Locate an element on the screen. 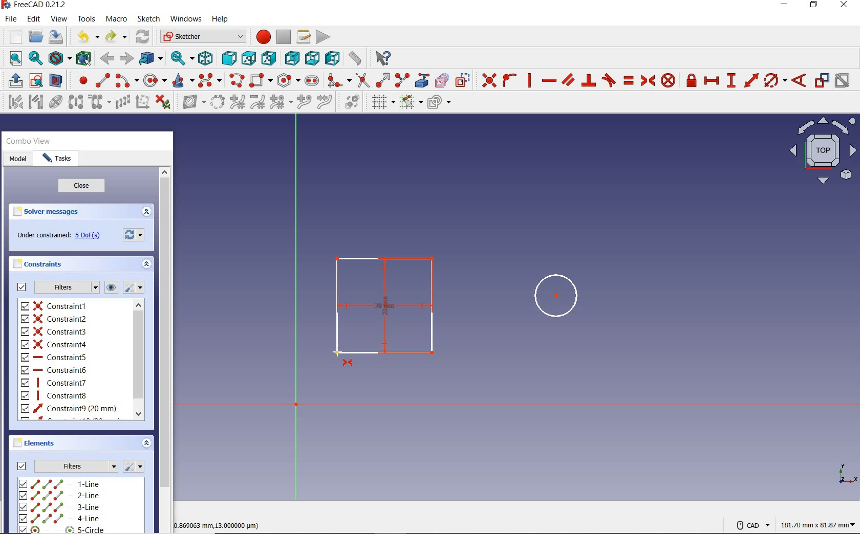 This screenshot has height=534, width=860. go to linked object is located at coordinates (151, 58).